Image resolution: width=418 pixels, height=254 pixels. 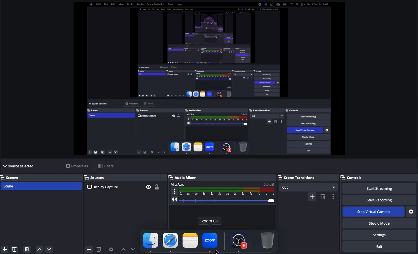 I want to click on Remove, so click(x=14, y=249).